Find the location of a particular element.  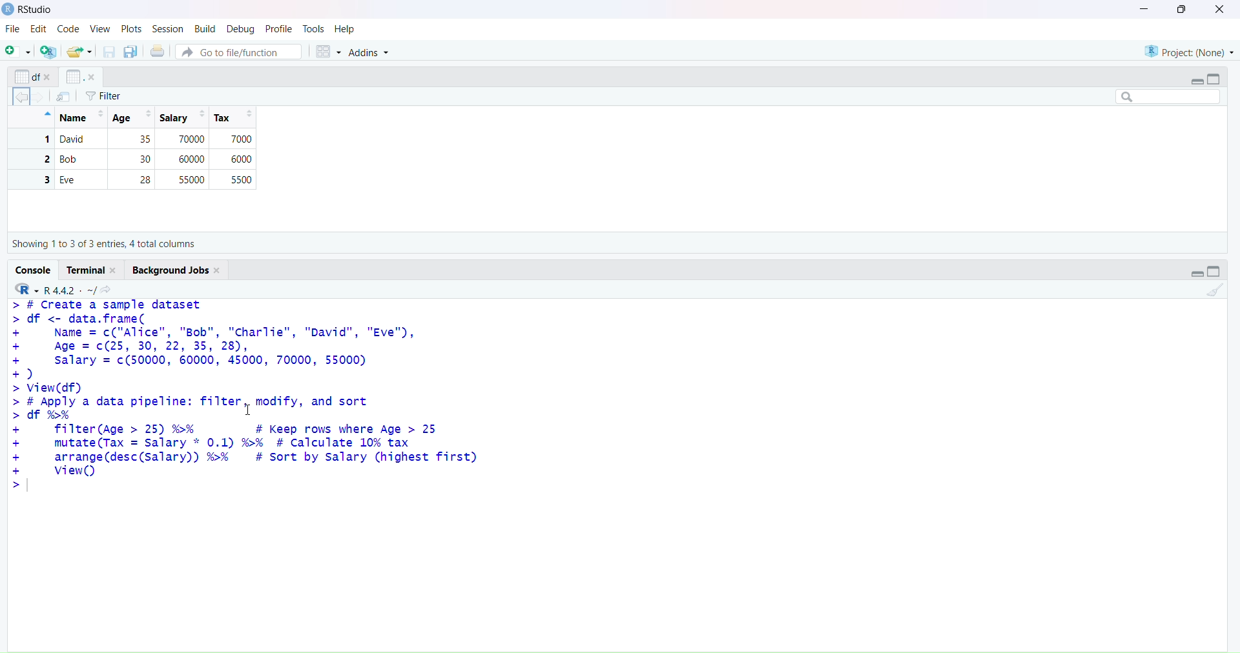

file is located at coordinates (13, 30).